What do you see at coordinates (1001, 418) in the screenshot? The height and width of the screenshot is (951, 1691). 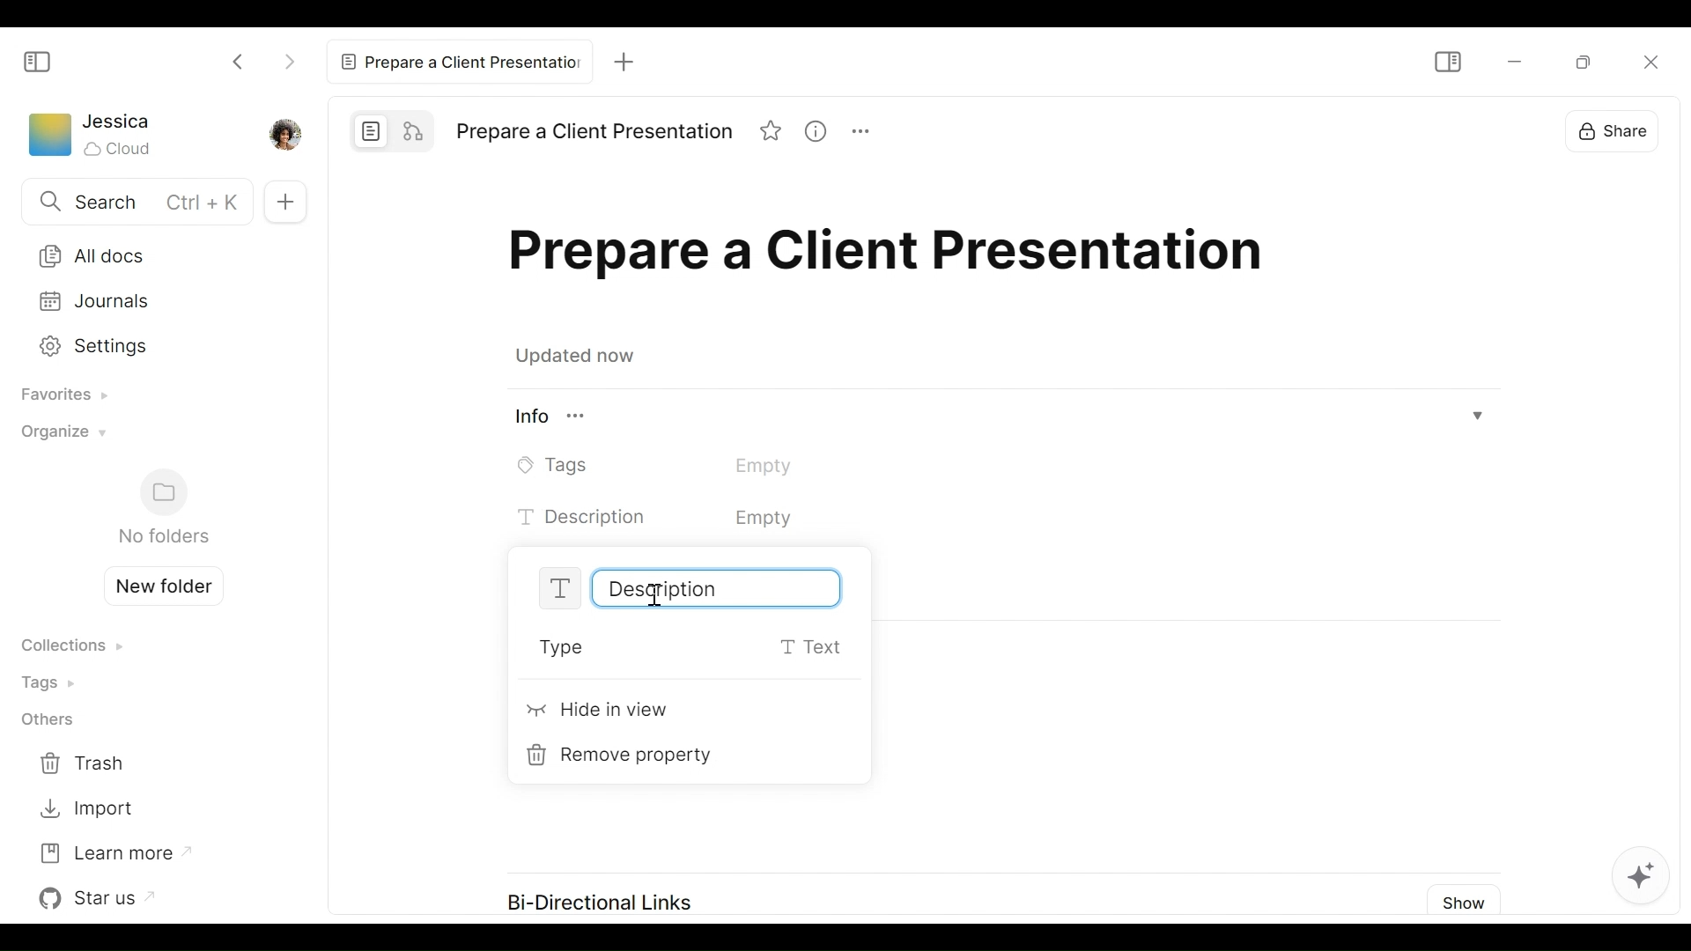 I see `View Information` at bounding box center [1001, 418].